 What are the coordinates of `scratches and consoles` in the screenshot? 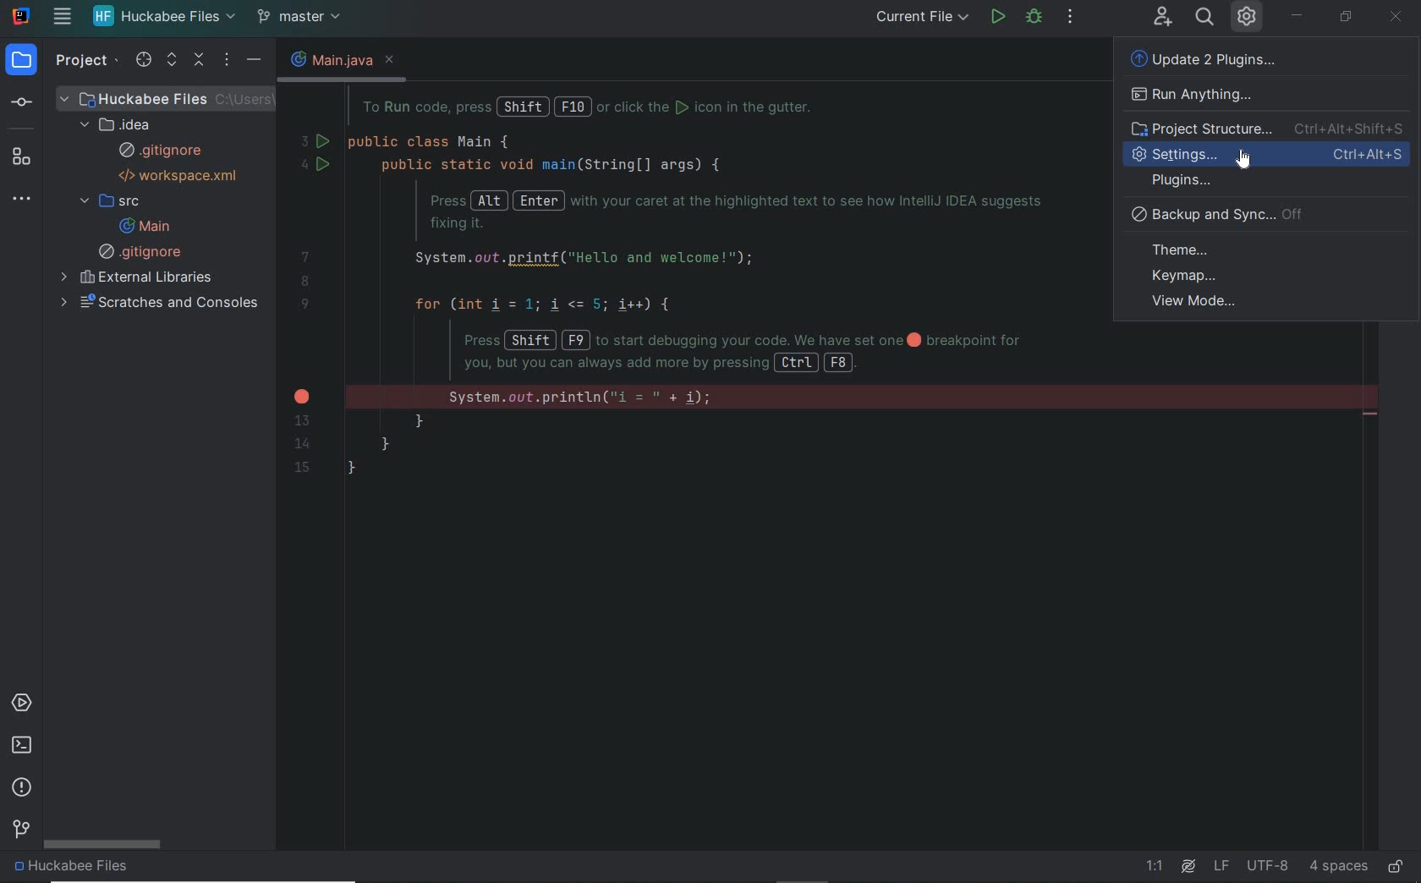 It's located at (162, 305).